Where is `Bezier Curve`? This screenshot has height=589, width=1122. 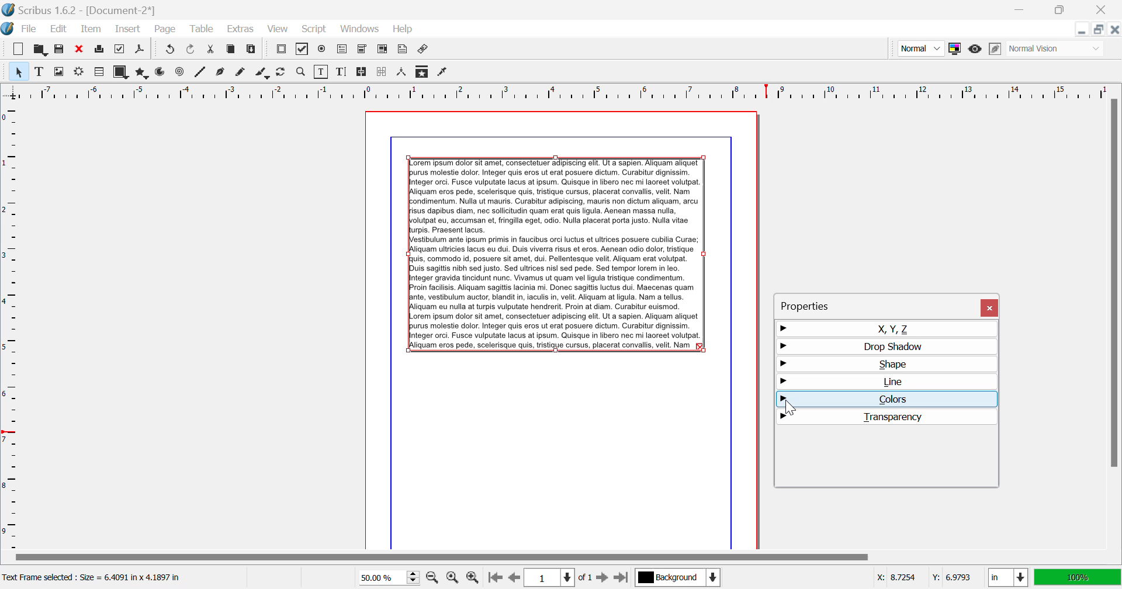
Bezier Curve is located at coordinates (221, 72).